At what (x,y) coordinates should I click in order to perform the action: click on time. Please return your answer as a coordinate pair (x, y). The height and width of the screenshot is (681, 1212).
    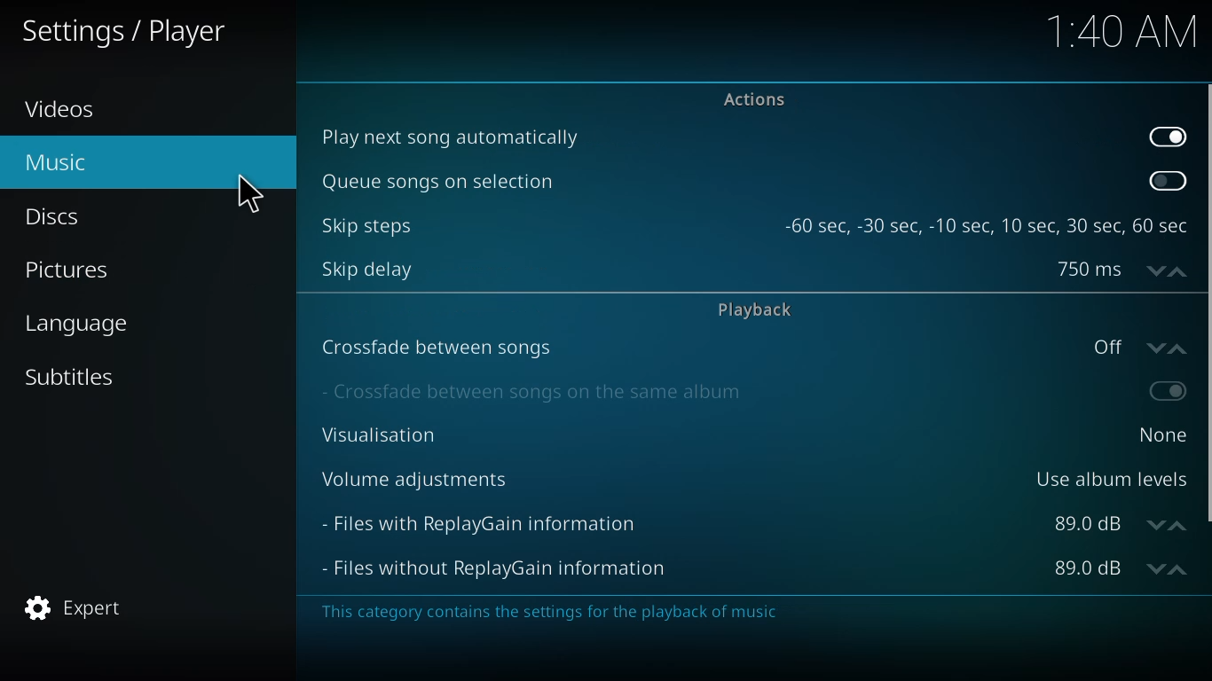
    Looking at the image, I should click on (1124, 30).